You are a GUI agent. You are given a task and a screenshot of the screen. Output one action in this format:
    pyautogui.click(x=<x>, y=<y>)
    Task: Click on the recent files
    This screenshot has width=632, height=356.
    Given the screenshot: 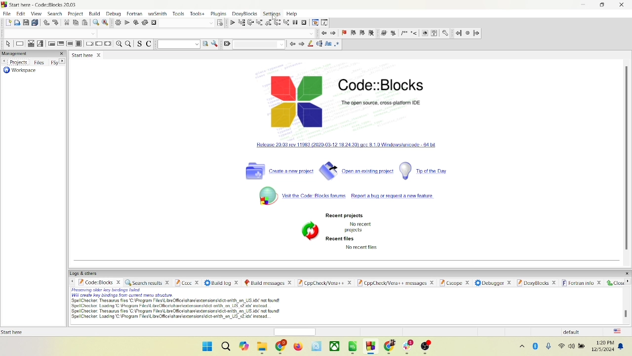 What is the action you would take?
    pyautogui.click(x=341, y=239)
    